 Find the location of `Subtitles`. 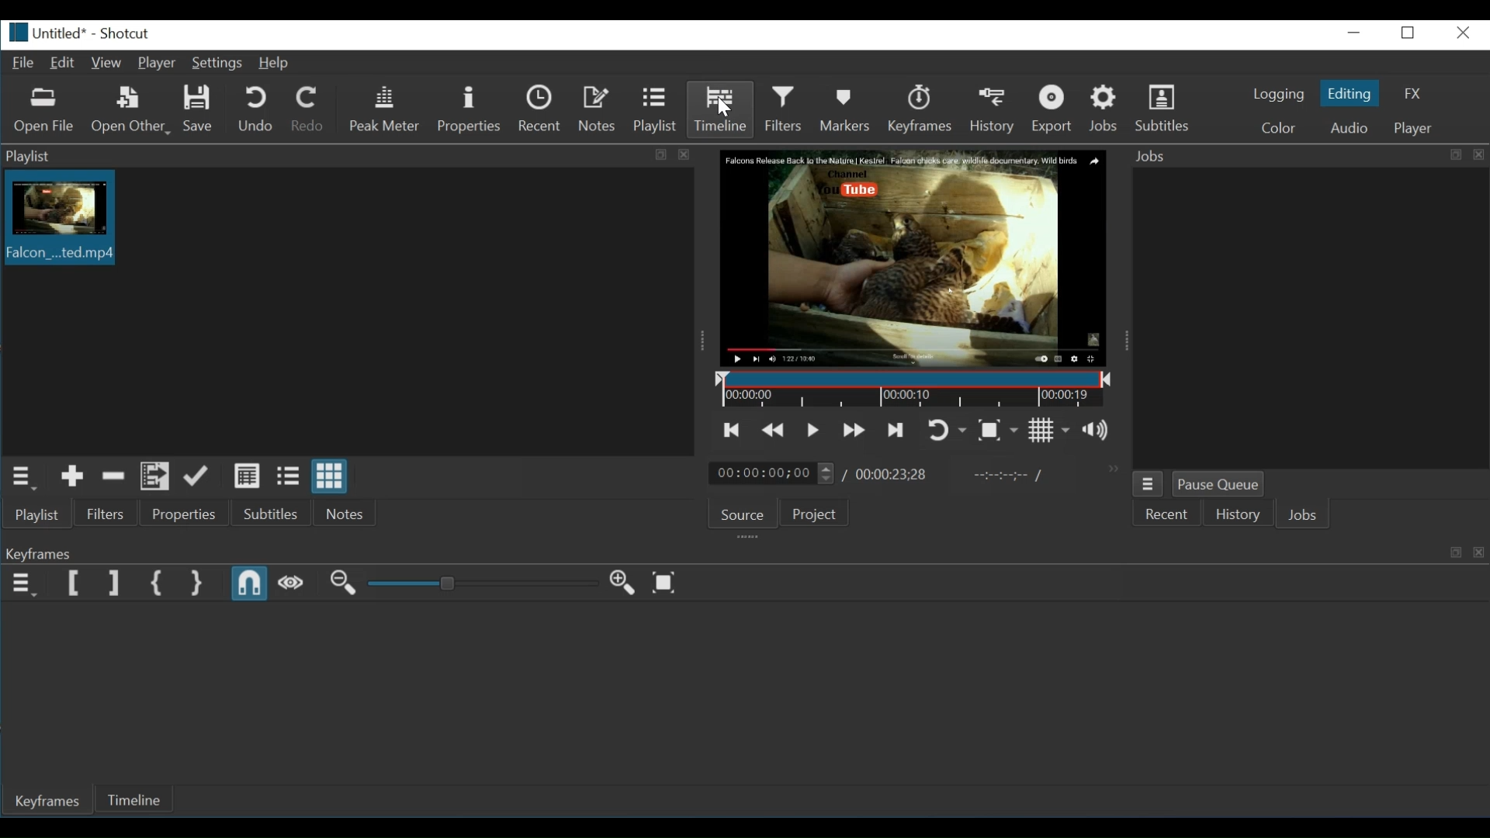

Subtitles is located at coordinates (277, 512).